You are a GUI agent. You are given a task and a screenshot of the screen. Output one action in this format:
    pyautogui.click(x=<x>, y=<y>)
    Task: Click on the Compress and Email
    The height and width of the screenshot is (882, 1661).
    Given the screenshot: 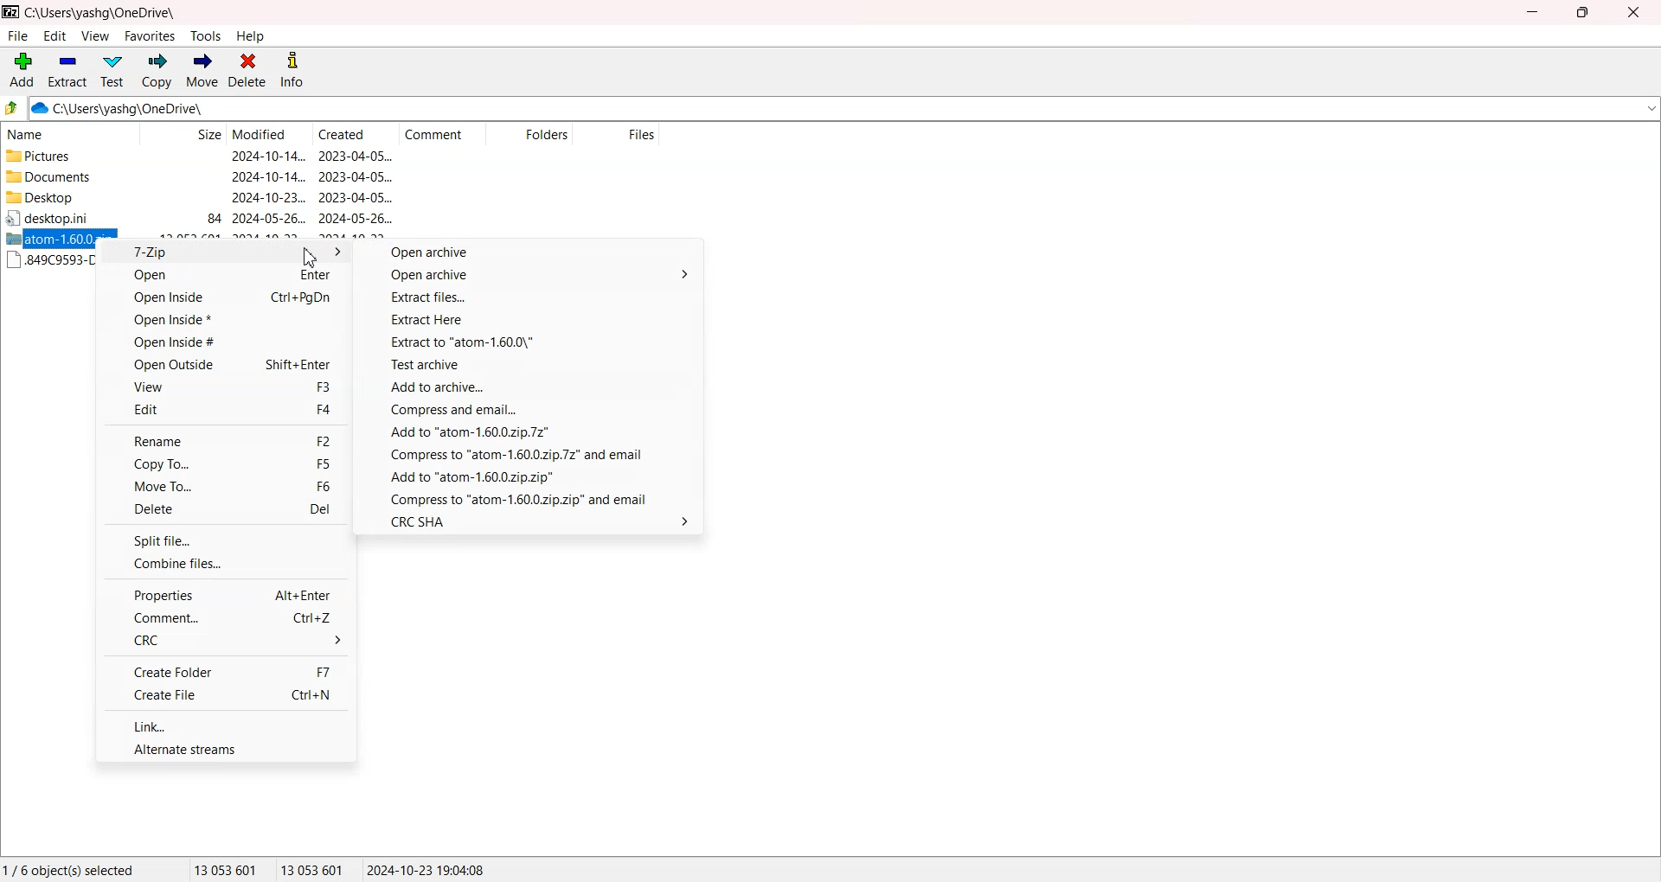 What is the action you would take?
    pyautogui.click(x=530, y=498)
    